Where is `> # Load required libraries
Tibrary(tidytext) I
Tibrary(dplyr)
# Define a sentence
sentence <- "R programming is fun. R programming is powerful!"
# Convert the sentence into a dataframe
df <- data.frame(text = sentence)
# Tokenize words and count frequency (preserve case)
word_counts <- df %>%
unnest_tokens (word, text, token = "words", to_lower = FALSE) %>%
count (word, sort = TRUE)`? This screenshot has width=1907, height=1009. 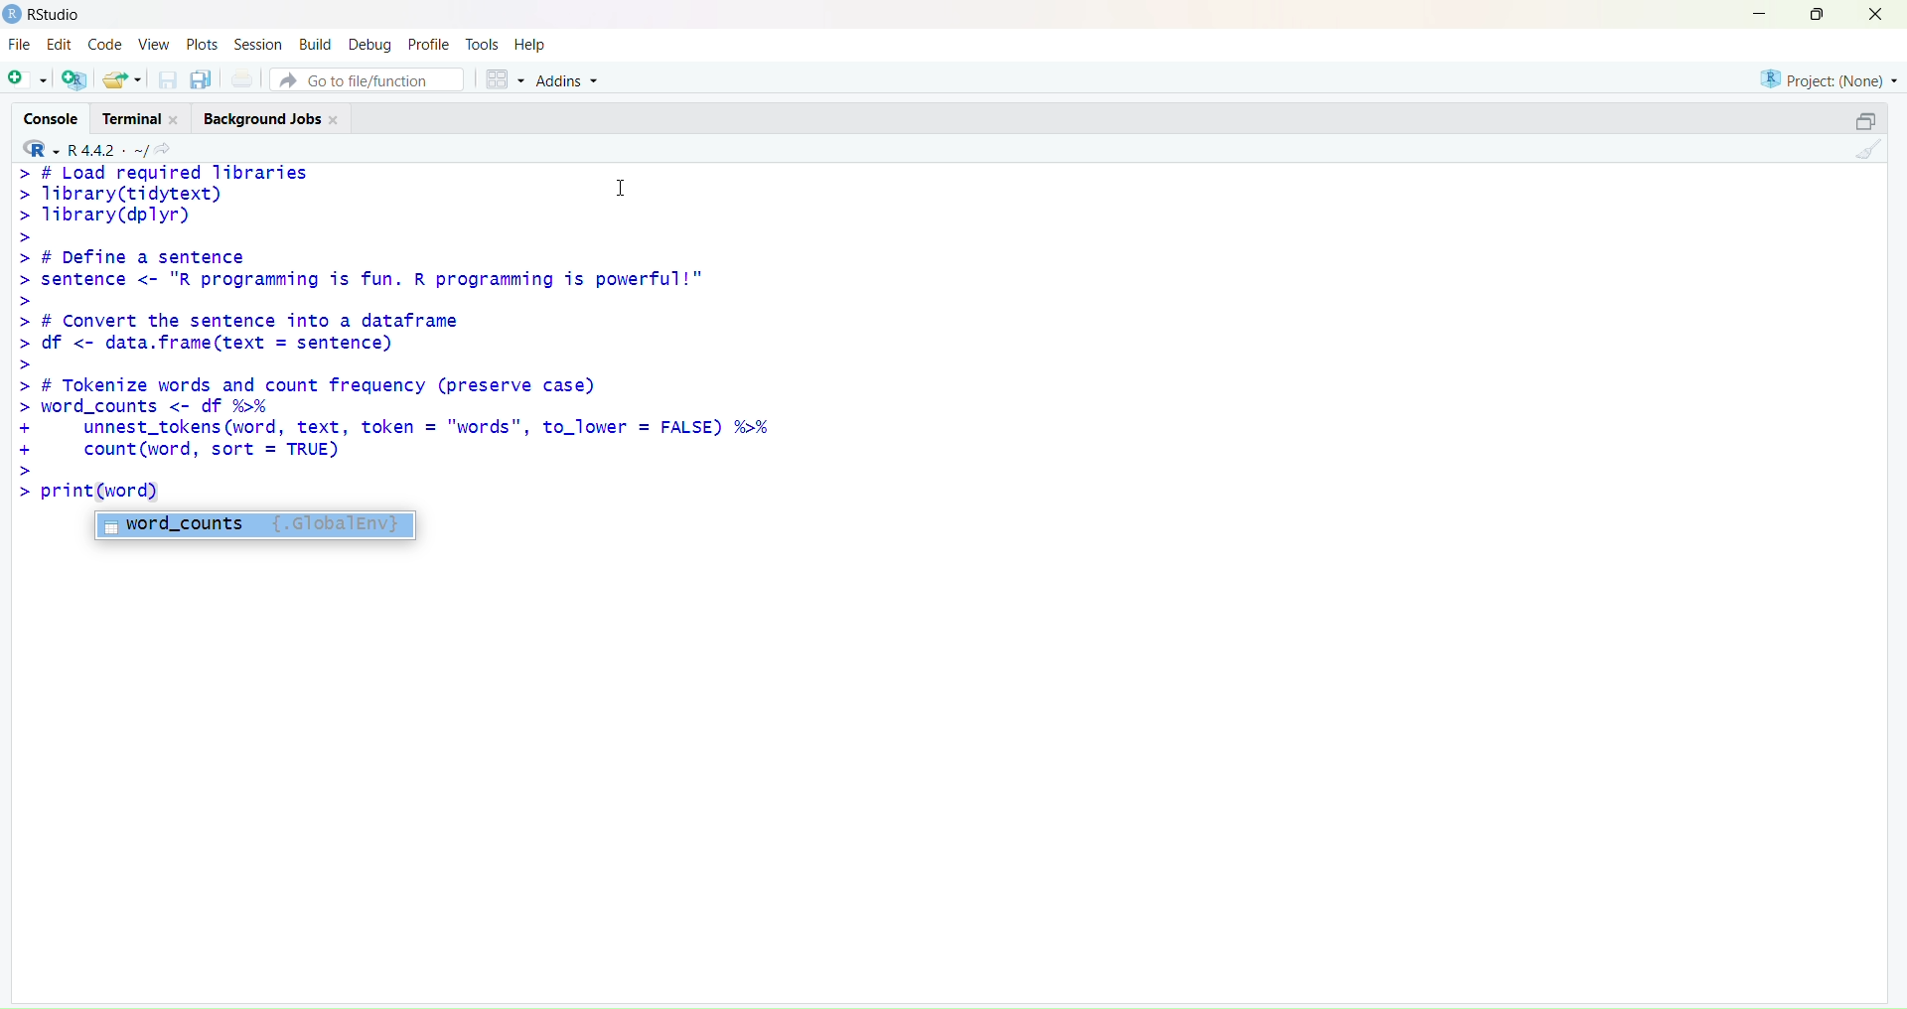
> # Load required libraries
Tibrary(tidytext) I
Tibrary(dplyr)
# Define a sentence
sentence <- "R programming is fun. R programming is powerful!"
# Convert the sentence into a dataframe
df <- data.frame(text = sentence)
# Tokenize words and count frequency (preserve case)
word_counts <- df %>%
unnest_tokens (word, text, token = "words", to_lower = FALSE) %>%
count (word, sort = TRUE) is located at coordinates (457, 321).